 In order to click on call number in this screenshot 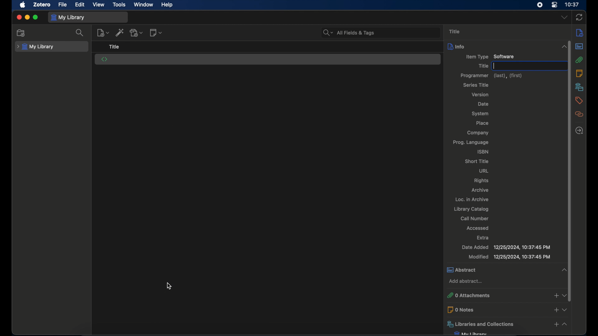, I will do `click(474, 218)`.